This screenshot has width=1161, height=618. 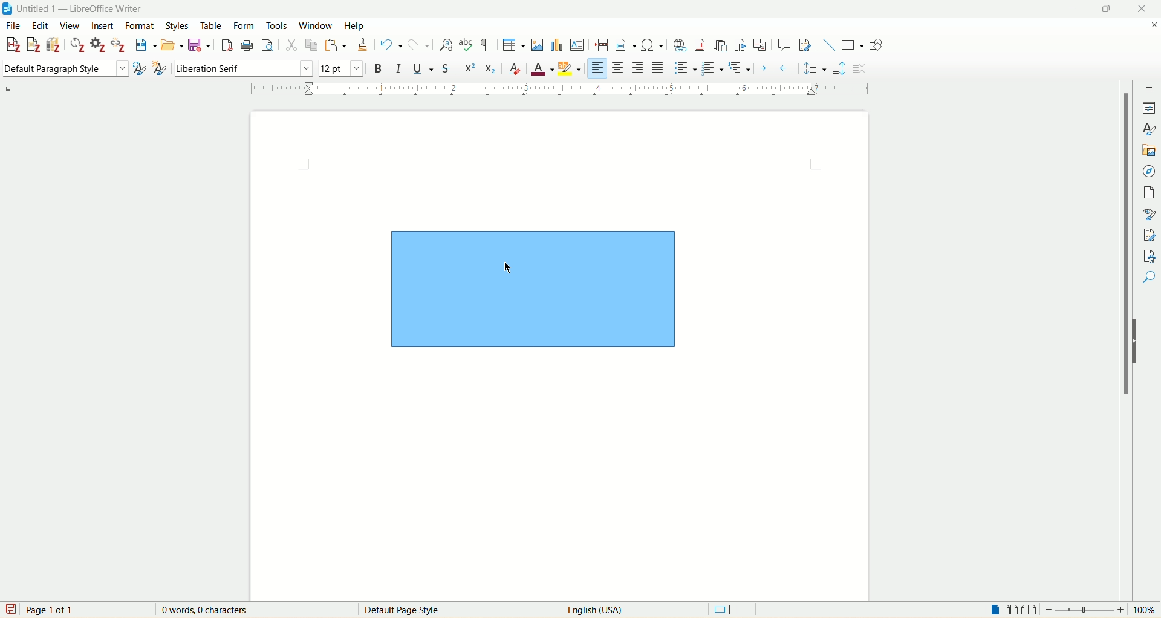 I want to click on view, so click(x=70, y=25).